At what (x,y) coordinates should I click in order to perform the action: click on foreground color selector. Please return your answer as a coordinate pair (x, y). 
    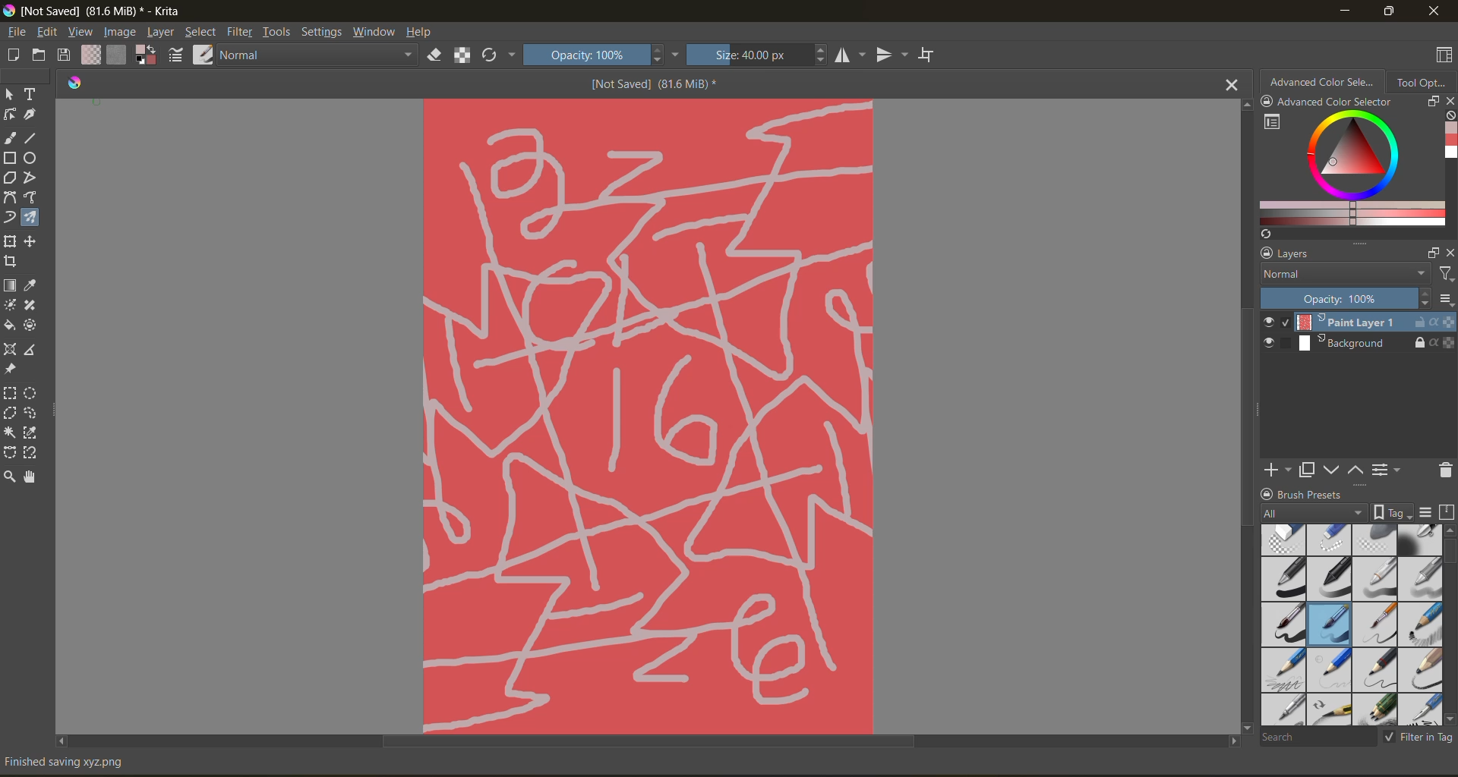
    Looking at the image, I should click on (144, 57).